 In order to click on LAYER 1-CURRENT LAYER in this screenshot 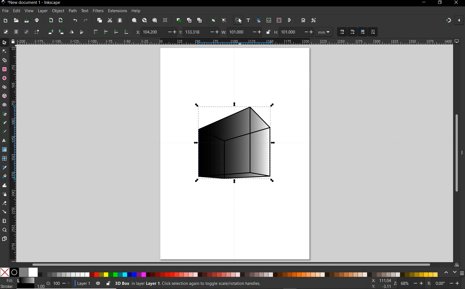, I will do `click(84, 283)`.